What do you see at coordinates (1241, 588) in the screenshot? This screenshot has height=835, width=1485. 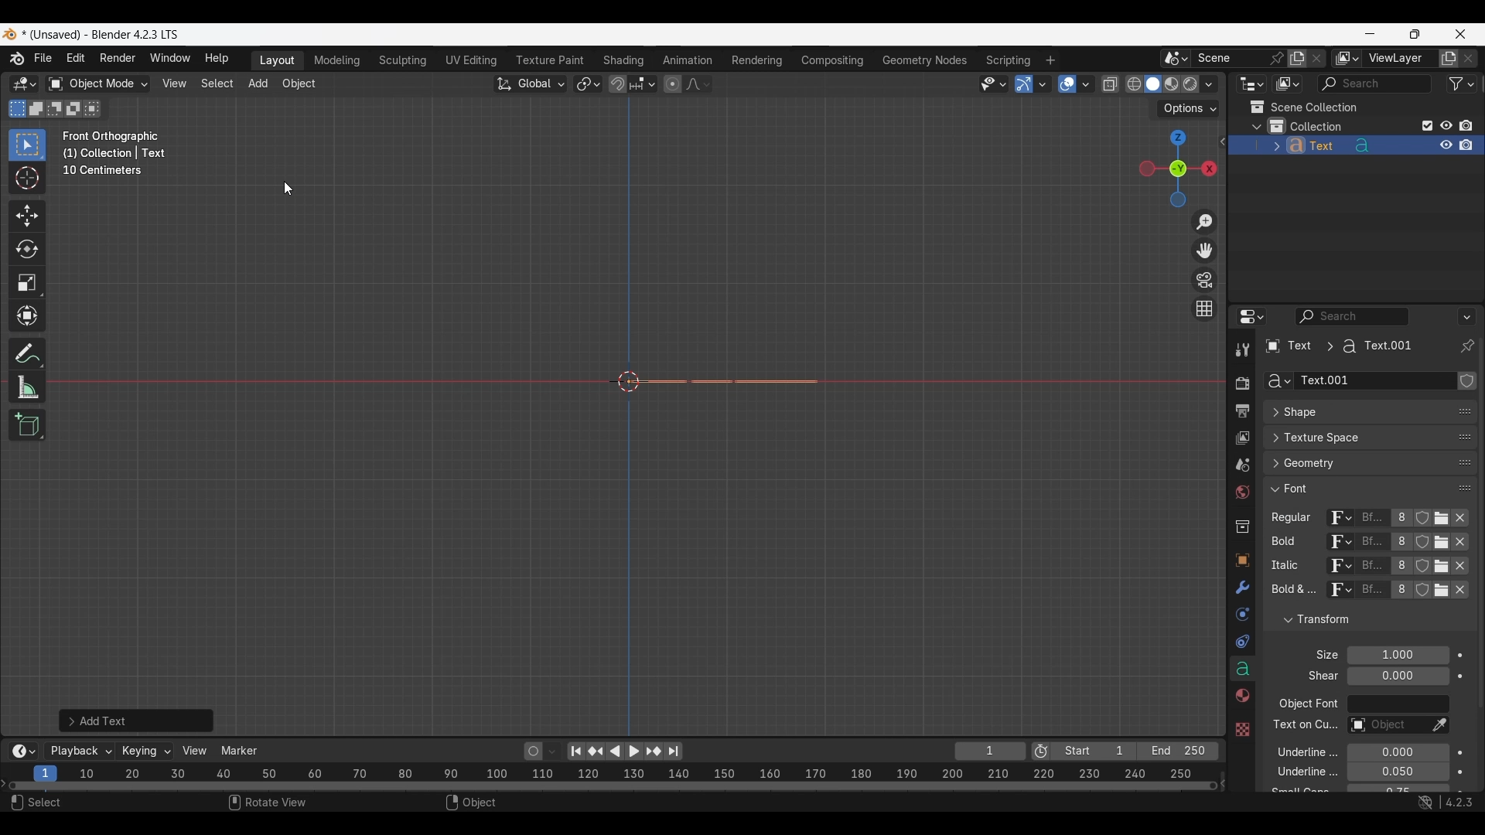 I see `Modifiers` at bounding box center [1241, 588].